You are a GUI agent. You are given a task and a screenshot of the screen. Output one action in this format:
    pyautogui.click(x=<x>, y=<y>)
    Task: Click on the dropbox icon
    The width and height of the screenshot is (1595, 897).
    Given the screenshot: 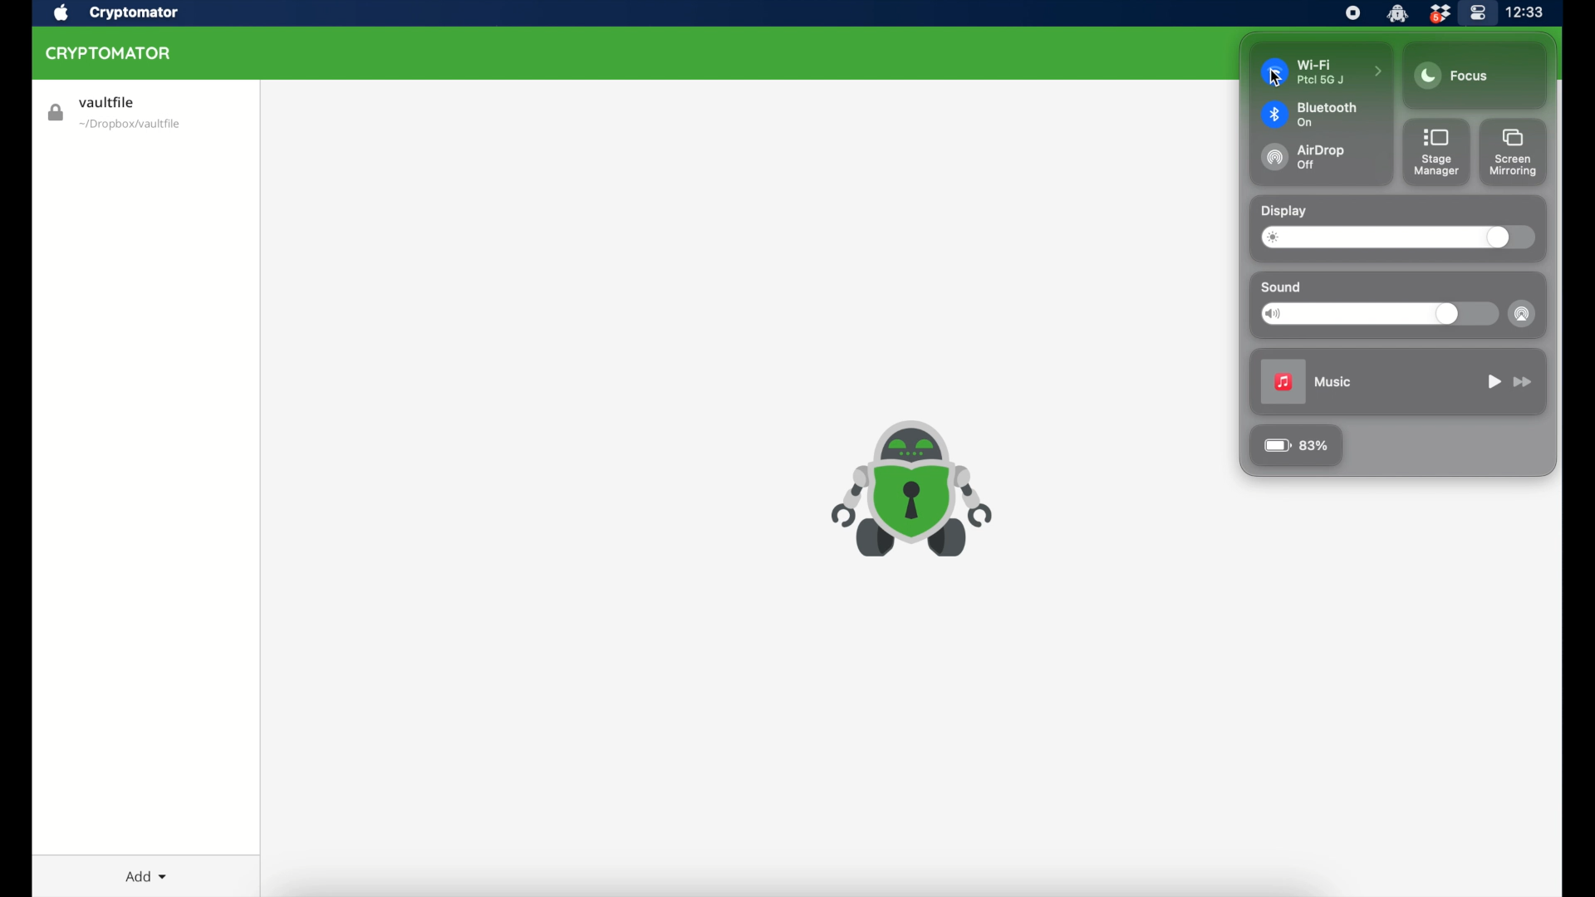 What is the action you would take?
    pyautogui.click(x=1440, y=12)
    